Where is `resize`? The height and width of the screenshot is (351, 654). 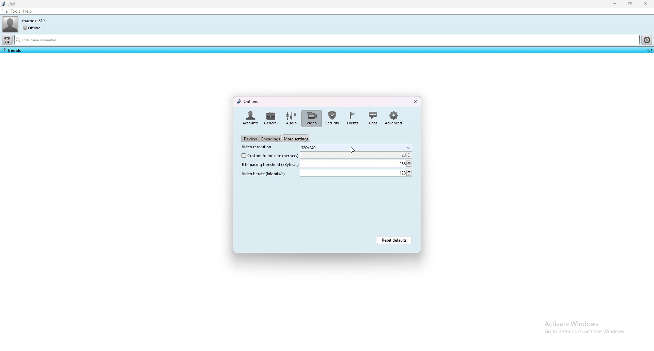 resize is located at coordinates (631, 4).